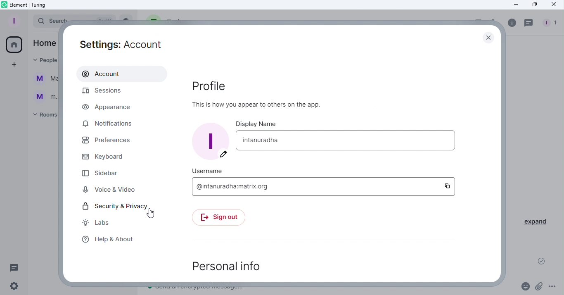  I want to click on More options, so click(553, 288).